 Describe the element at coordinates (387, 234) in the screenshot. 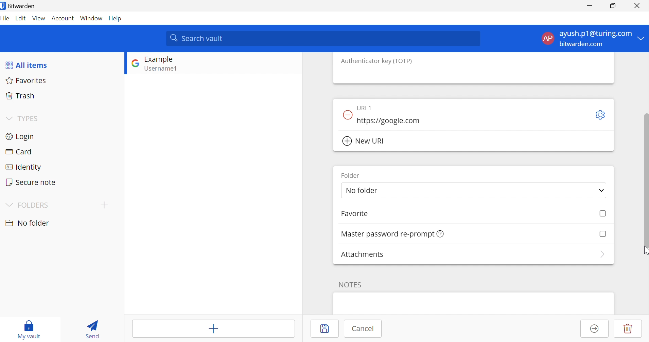

I see `Master password re-prompt` at that location.